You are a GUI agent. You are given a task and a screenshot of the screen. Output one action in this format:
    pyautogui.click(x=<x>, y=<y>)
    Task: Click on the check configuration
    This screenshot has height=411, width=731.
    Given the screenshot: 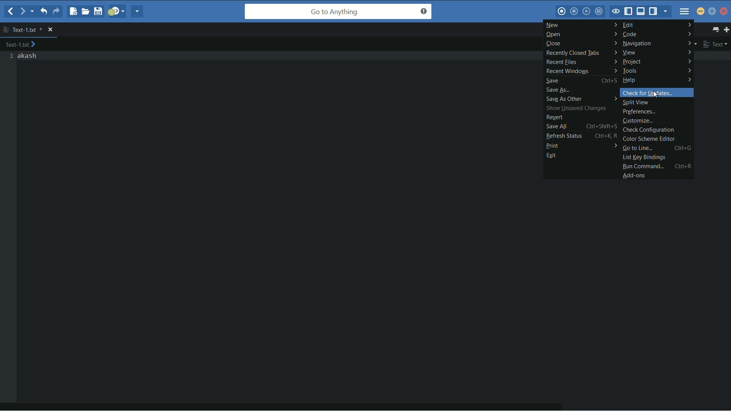 What is the action you would take?
    pyautogui.click(x=657, y=130)
    